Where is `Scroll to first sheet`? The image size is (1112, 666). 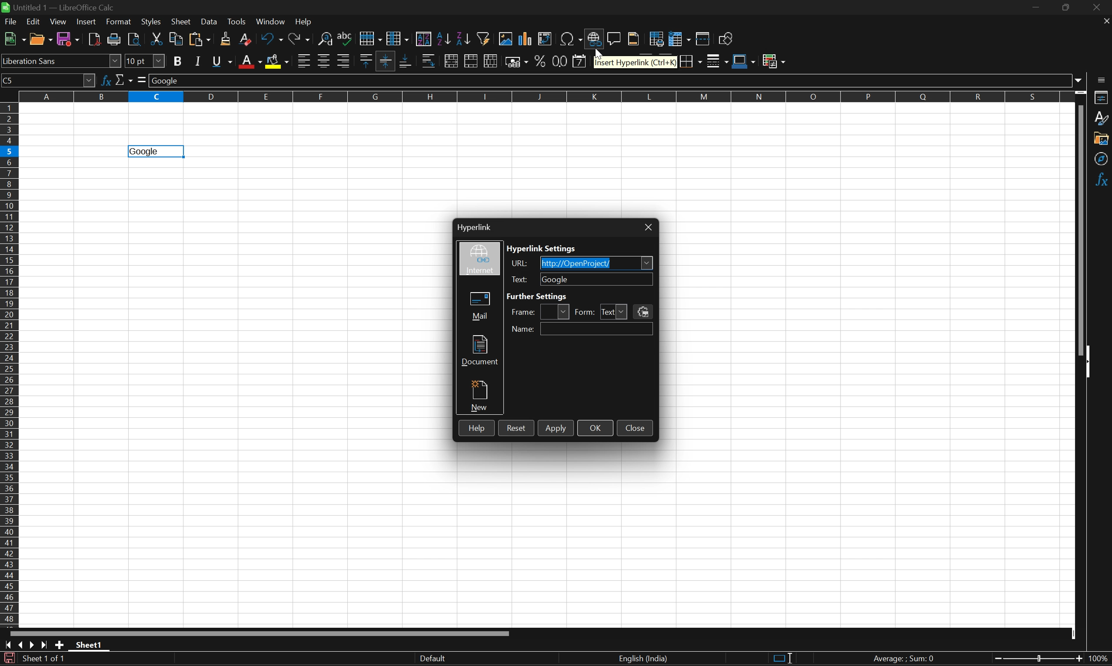
Scroll to first sheet is located at coordinates (8, 646).